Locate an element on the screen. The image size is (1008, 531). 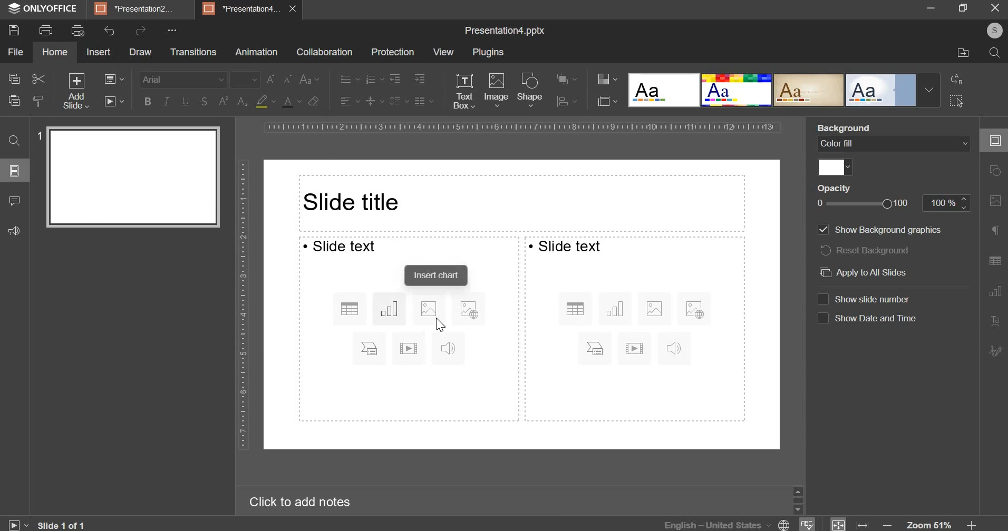
change font size is located at coordinates (279, 78).